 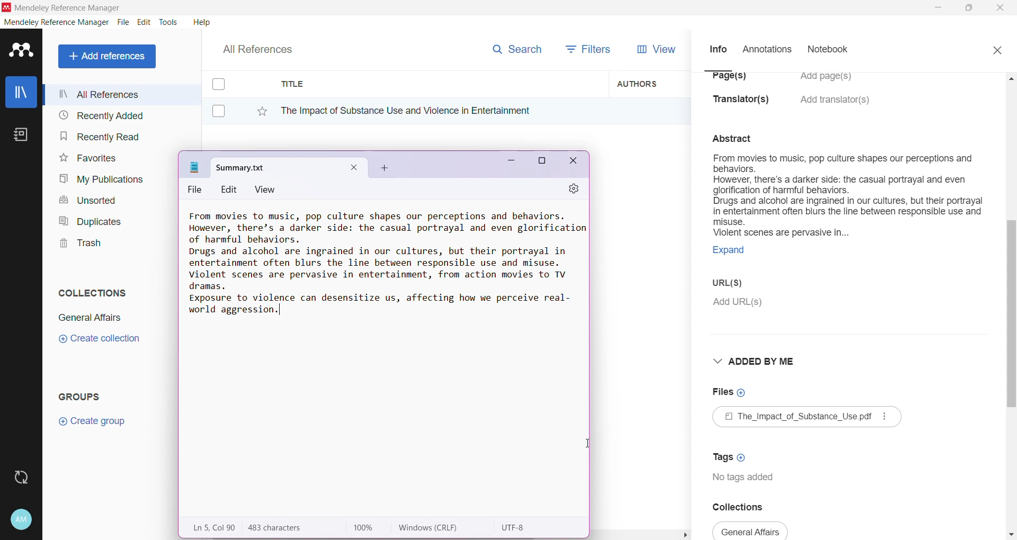 What do you see at coordinates (1001, 8) in the screenshot?
I see `Close` at bounding box center [1001, 8].